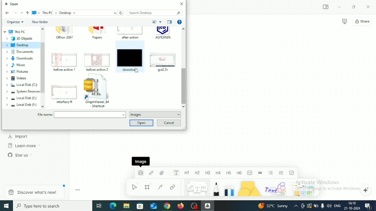 The height and width of the screenshot is (211, 376). I want to click on Firefox, so click(181, 206).